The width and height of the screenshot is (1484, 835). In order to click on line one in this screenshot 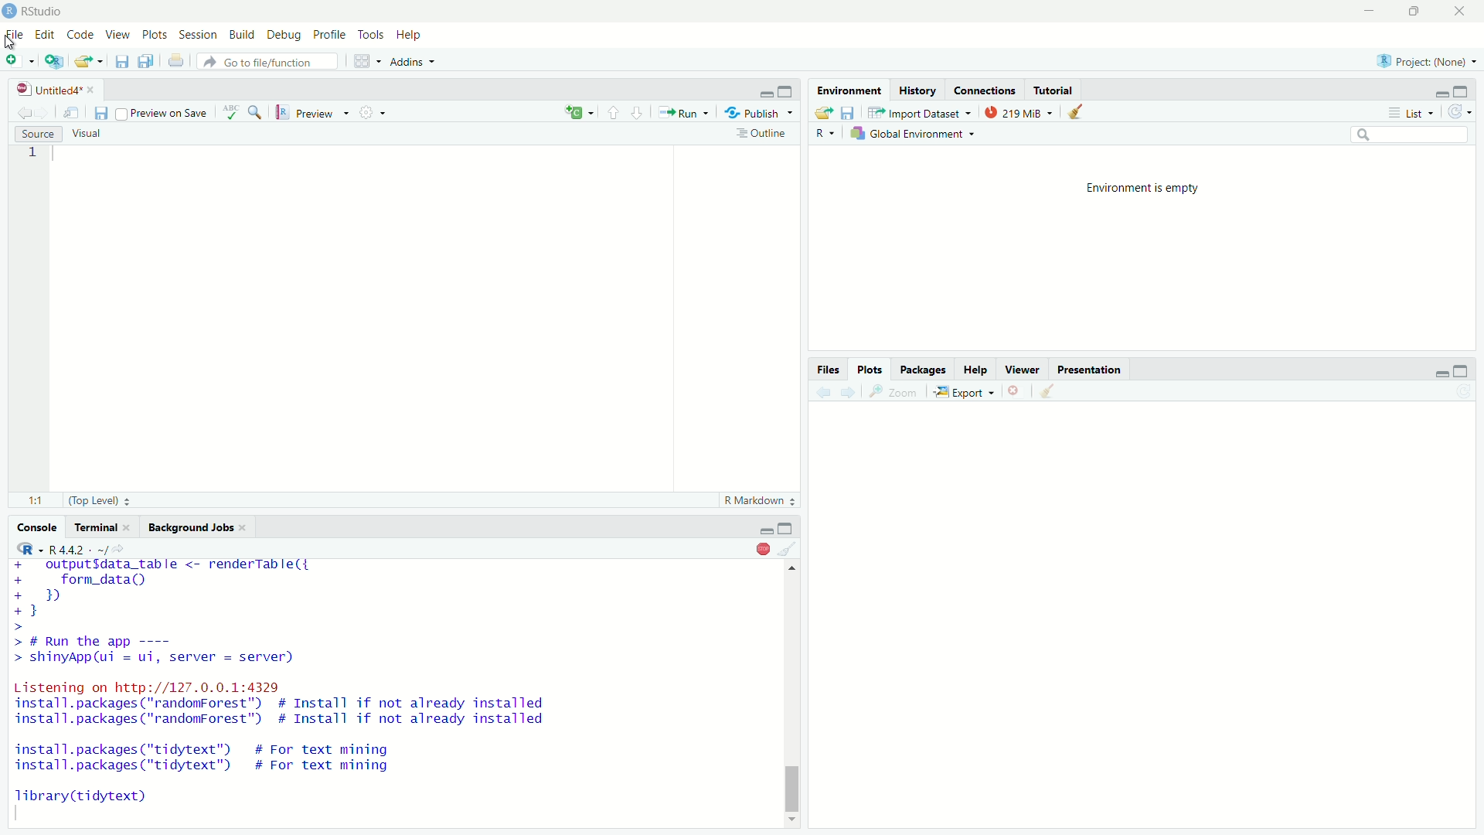, I will do `click(44, 152)`.